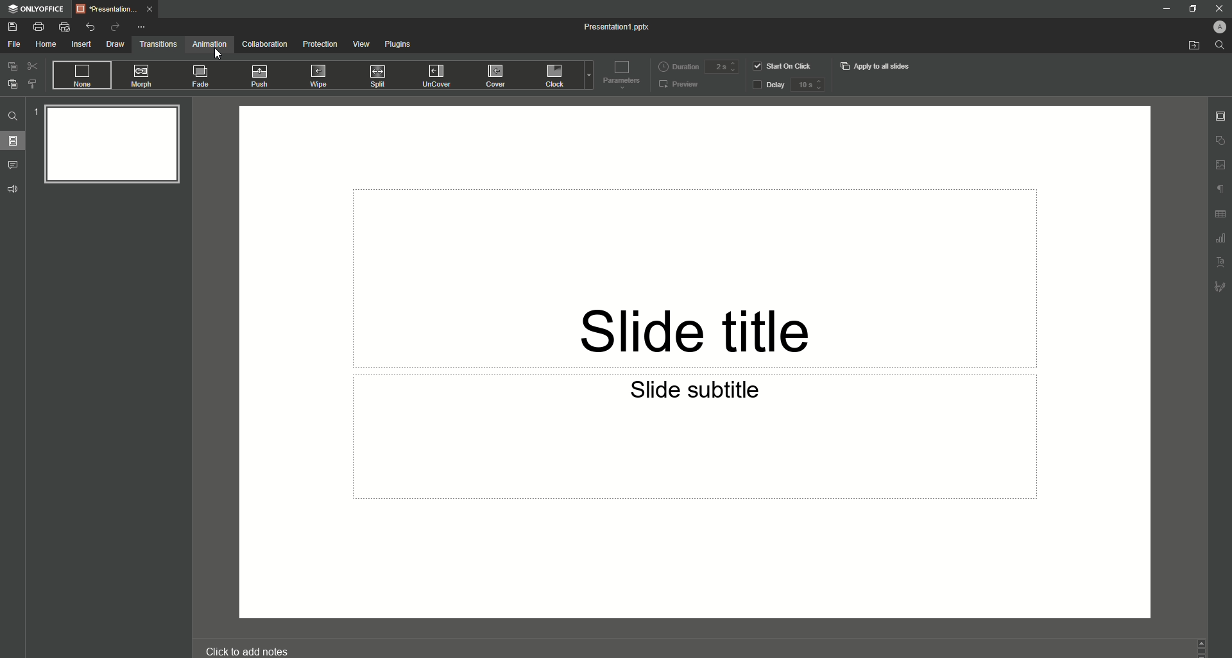 Image resolution: width=1232 pixels, height=658 pixels. What do you see at coordinates (437, 74) in the screenshot?
I see `UnCover` at bounding box center [437, 74].